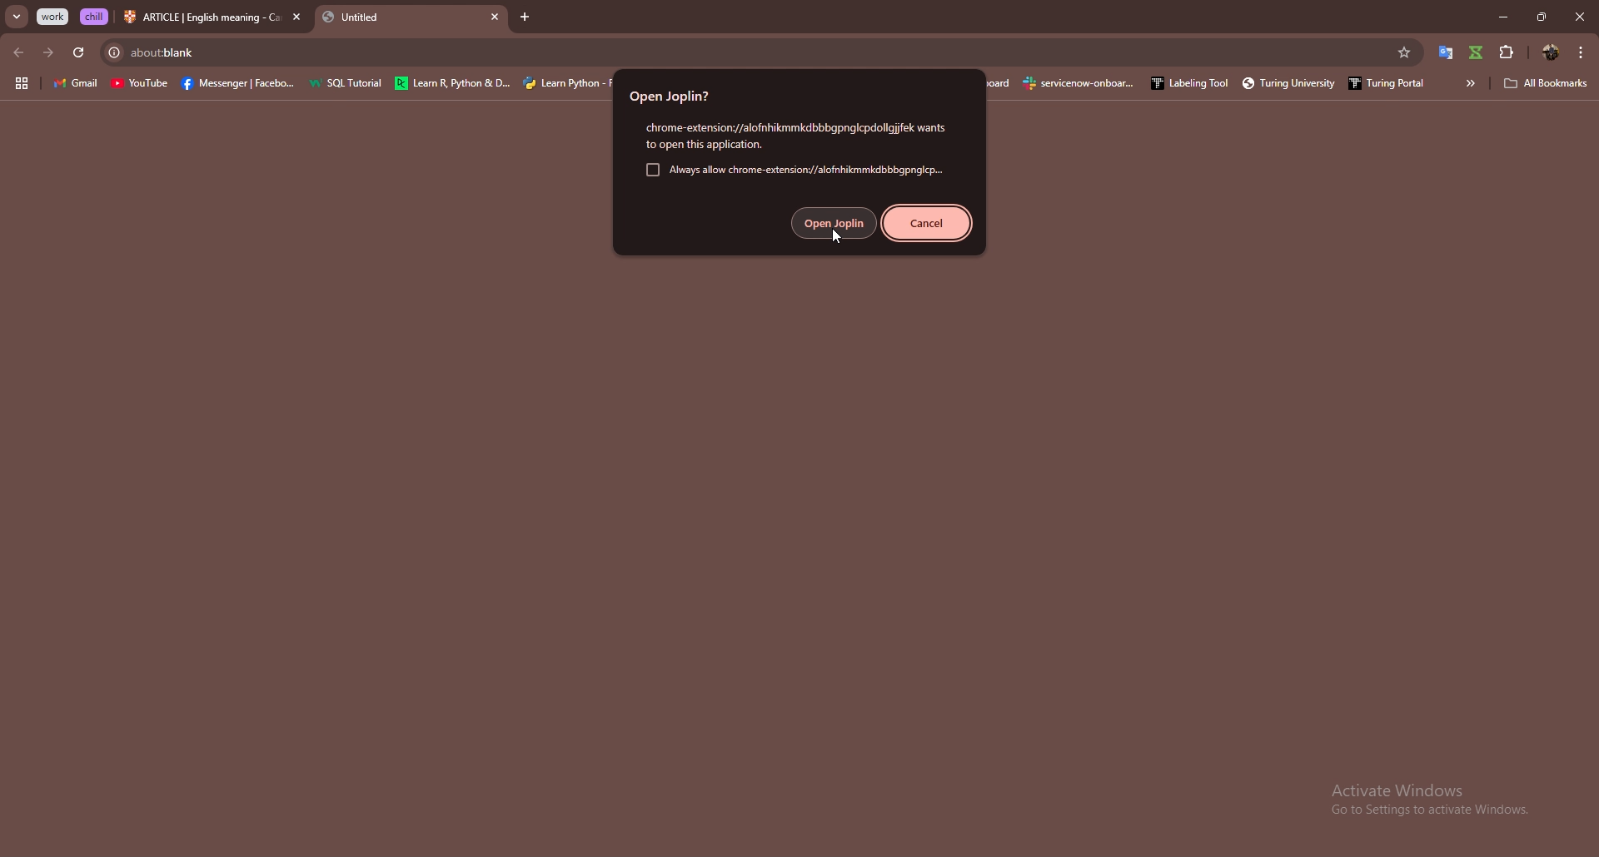 The height and width of the screenshot is (857, 1599). Describe the element at coordinates (17, 17) in the screenshot. I see `search tabs` at that location.